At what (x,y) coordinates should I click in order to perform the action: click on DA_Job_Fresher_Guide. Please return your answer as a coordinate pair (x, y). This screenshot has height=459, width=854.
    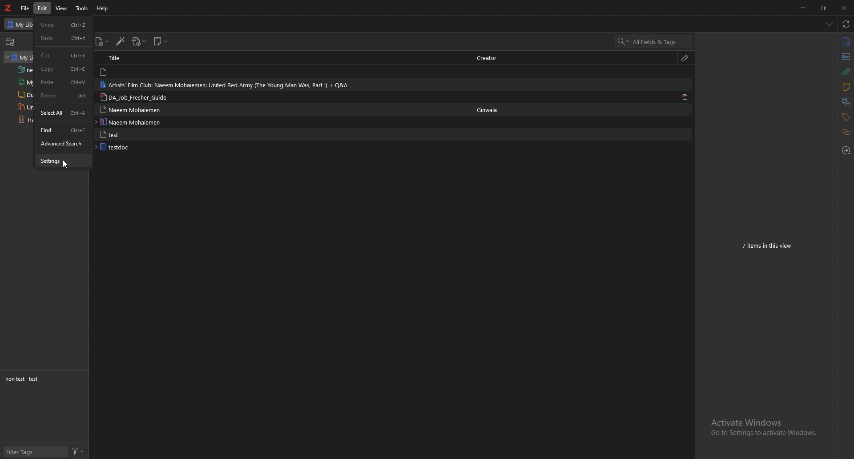
    Looking at the image, I should click on (138, 97).